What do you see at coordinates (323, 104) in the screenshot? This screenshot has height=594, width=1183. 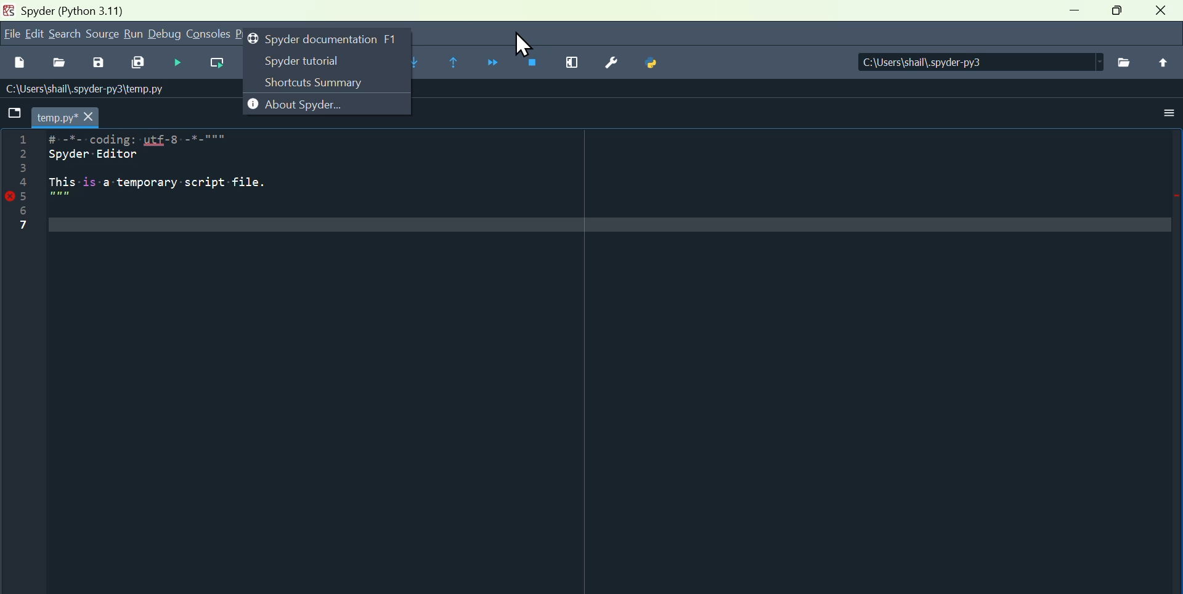 I see `About spyder` at bounding box center [323, 104].